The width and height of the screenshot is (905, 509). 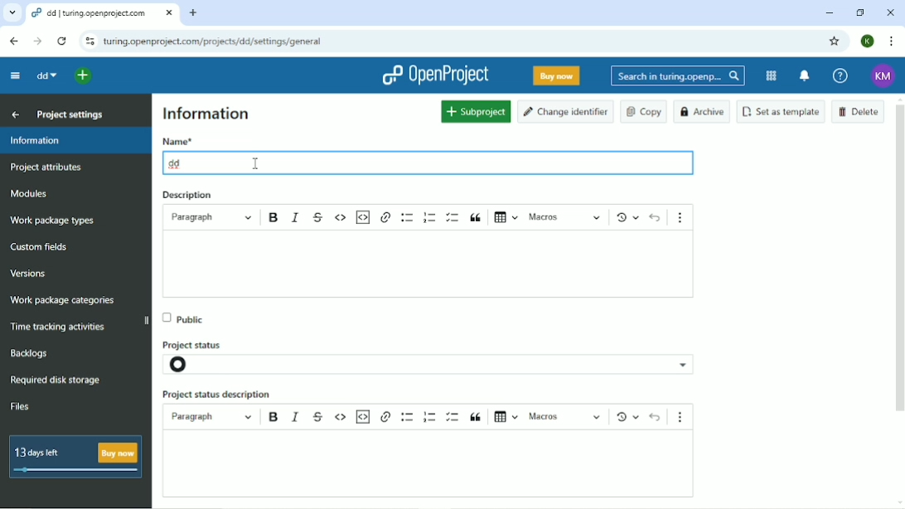 I want to click on Project status description, so click(x=218, y=395).